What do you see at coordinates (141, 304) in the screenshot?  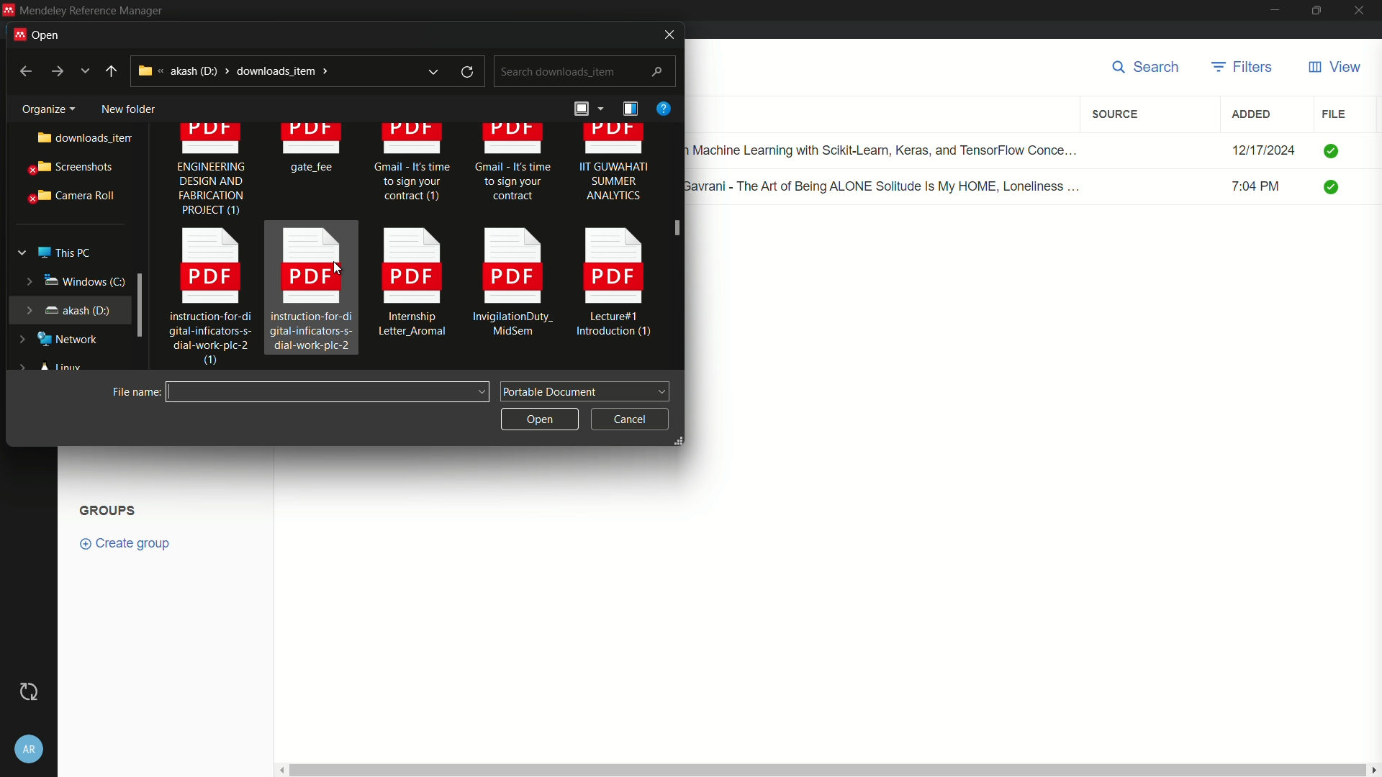 I see `expand window` at bounding box center [141, 304].